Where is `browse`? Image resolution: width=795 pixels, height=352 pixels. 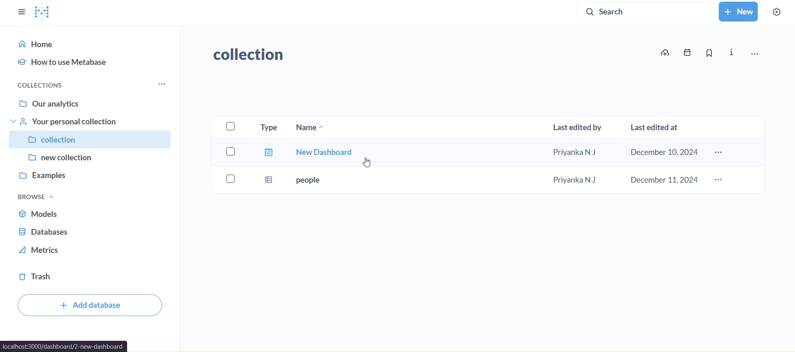 browse is located at coordinates (36, 196).